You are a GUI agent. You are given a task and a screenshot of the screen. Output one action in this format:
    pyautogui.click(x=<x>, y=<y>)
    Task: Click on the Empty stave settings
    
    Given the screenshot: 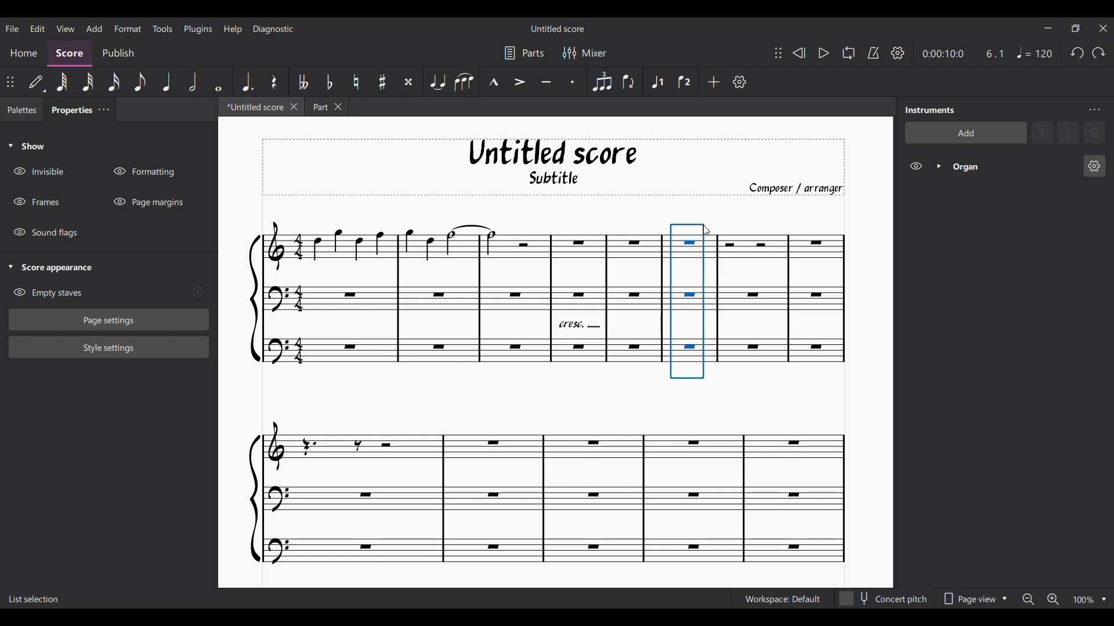 What is the action you would take?
    pyautogui.click(x=197, y=292)
    